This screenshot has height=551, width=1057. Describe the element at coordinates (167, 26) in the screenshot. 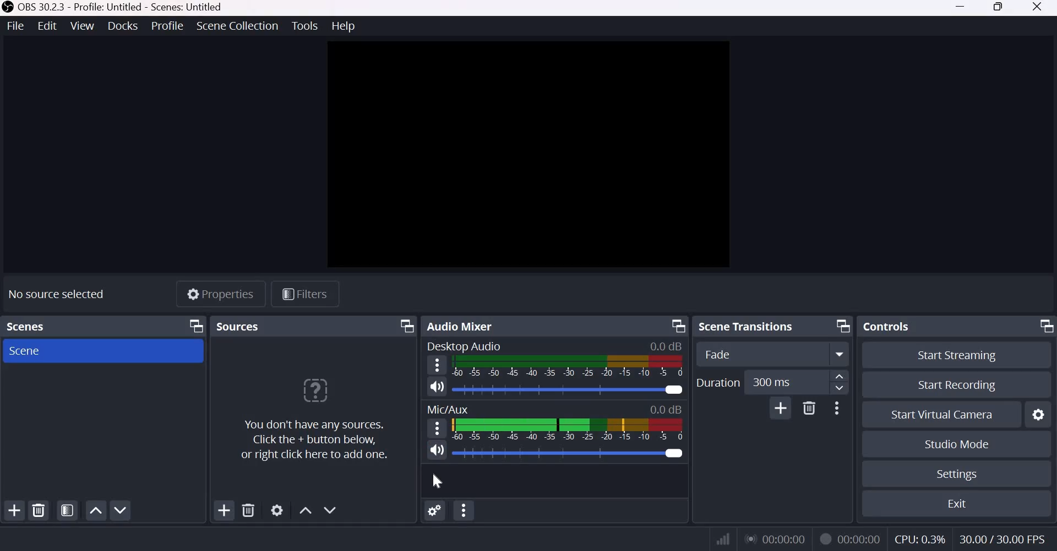

I see `Profile` at that location.